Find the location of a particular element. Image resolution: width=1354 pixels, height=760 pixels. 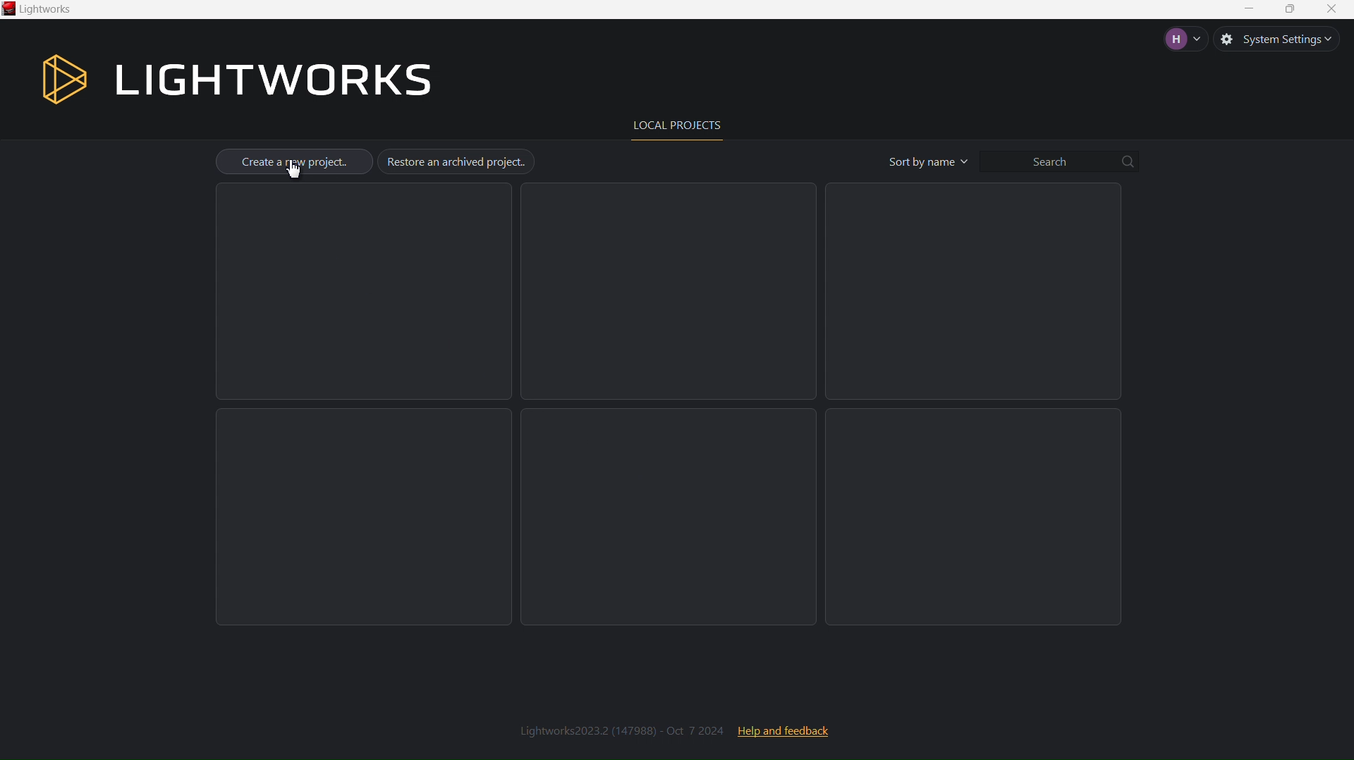

Minimize is located at coordinates (1243, 11).